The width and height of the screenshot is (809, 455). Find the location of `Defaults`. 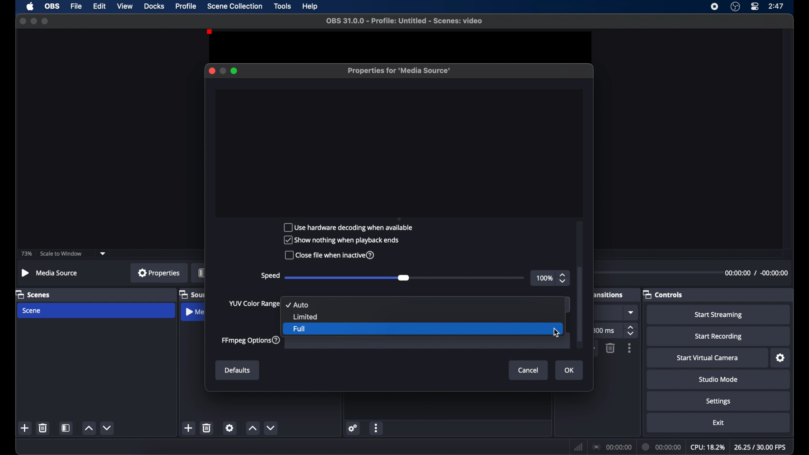

Defaults is located at coordinates (238, 370).